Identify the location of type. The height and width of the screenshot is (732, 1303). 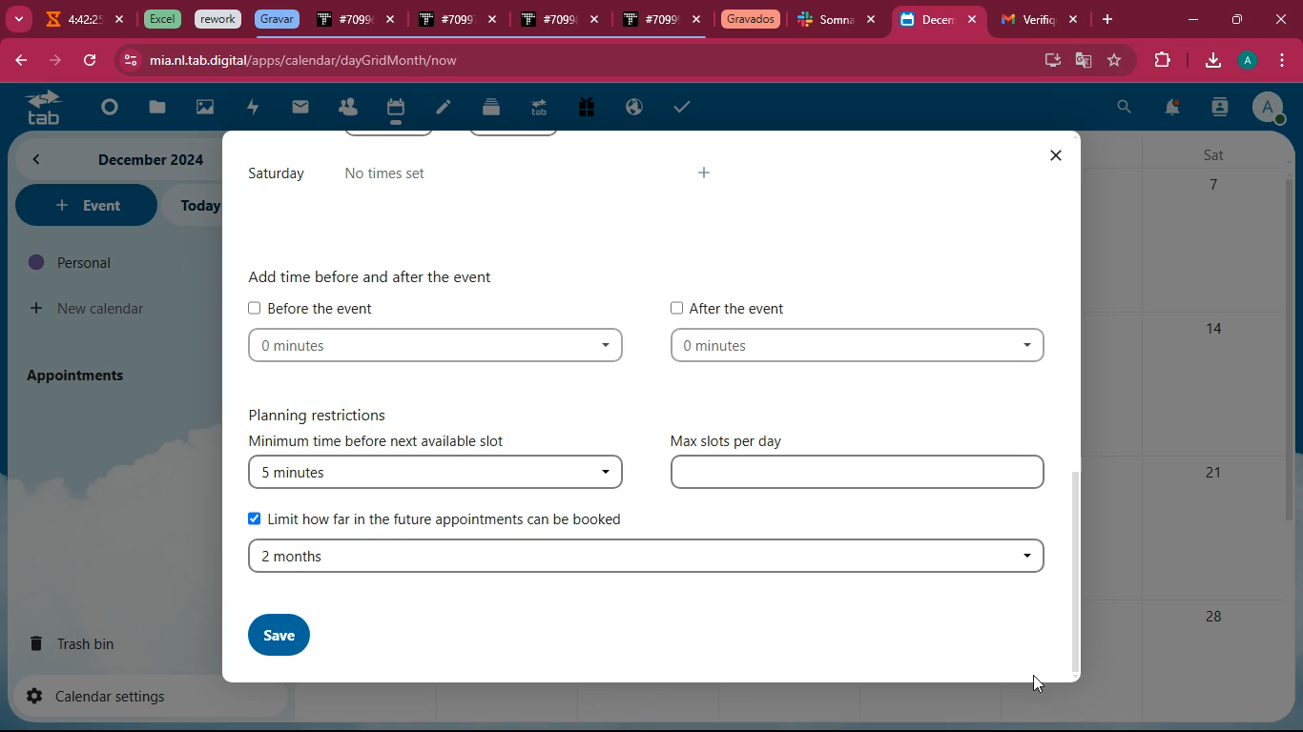
(861, 475).